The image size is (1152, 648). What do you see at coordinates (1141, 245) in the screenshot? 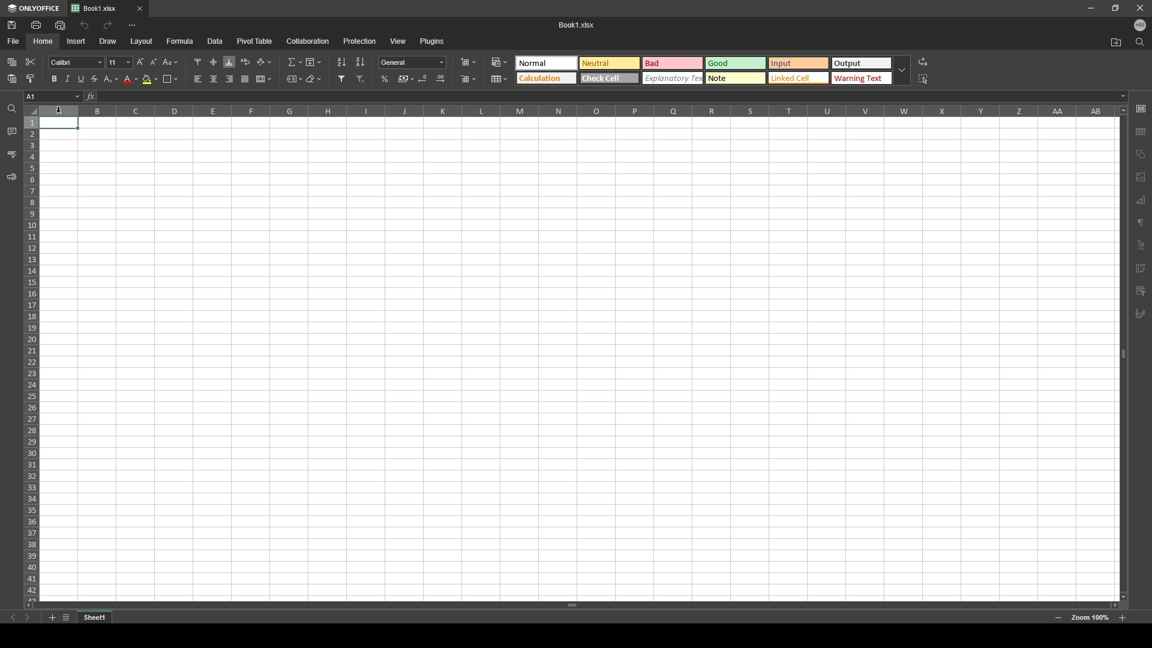
I see `text alignment` at bounding box center [1141, 245].